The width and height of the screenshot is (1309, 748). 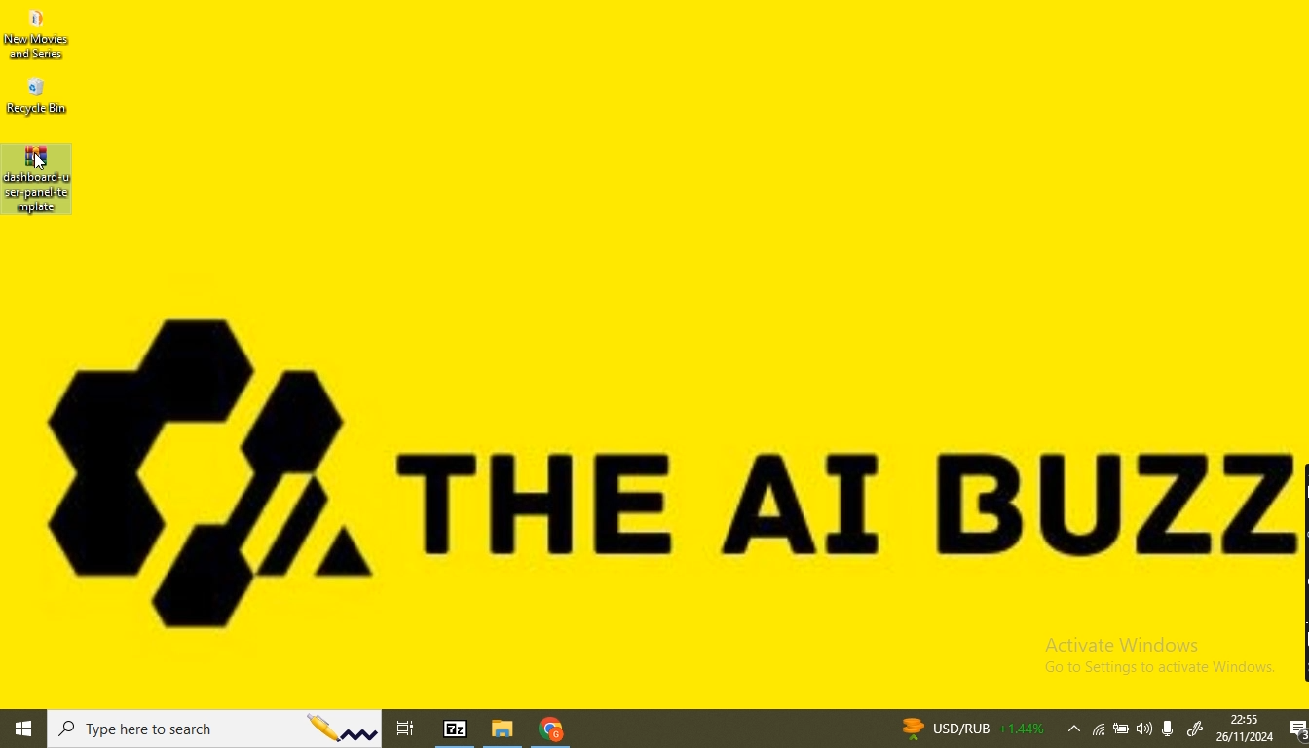 What do you see at coordinates (1295, 730) in the screenshot?
I see `notifications` at bounding box center [1295, 730].